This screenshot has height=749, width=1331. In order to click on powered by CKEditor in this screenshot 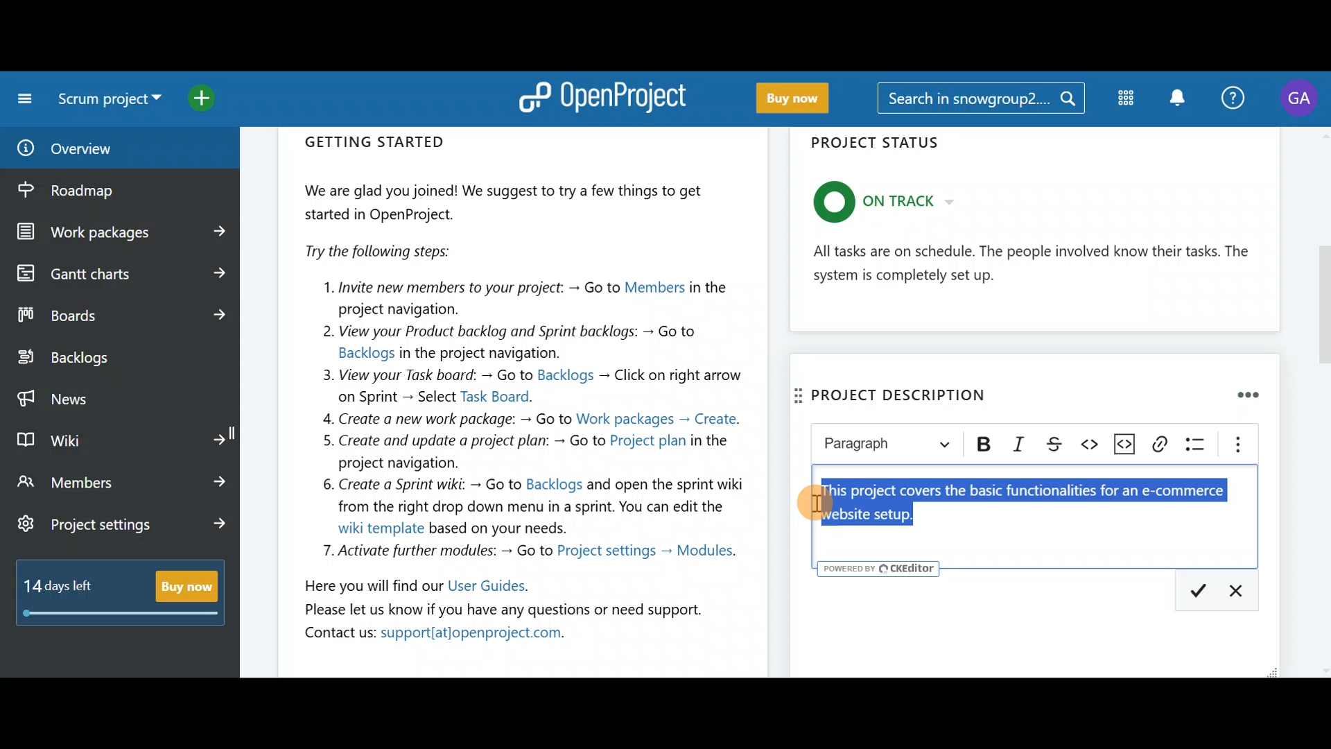, I will do `click(880, 569)`.